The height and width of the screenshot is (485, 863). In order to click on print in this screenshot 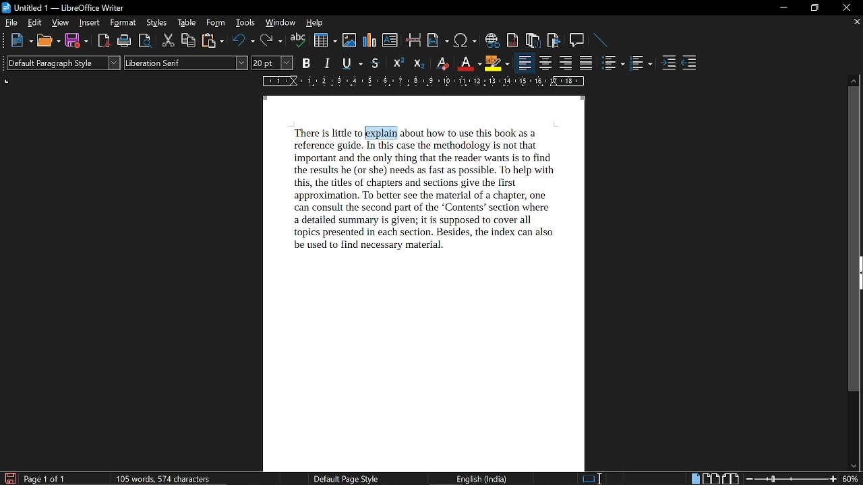, I will do `click(125, 41)`.